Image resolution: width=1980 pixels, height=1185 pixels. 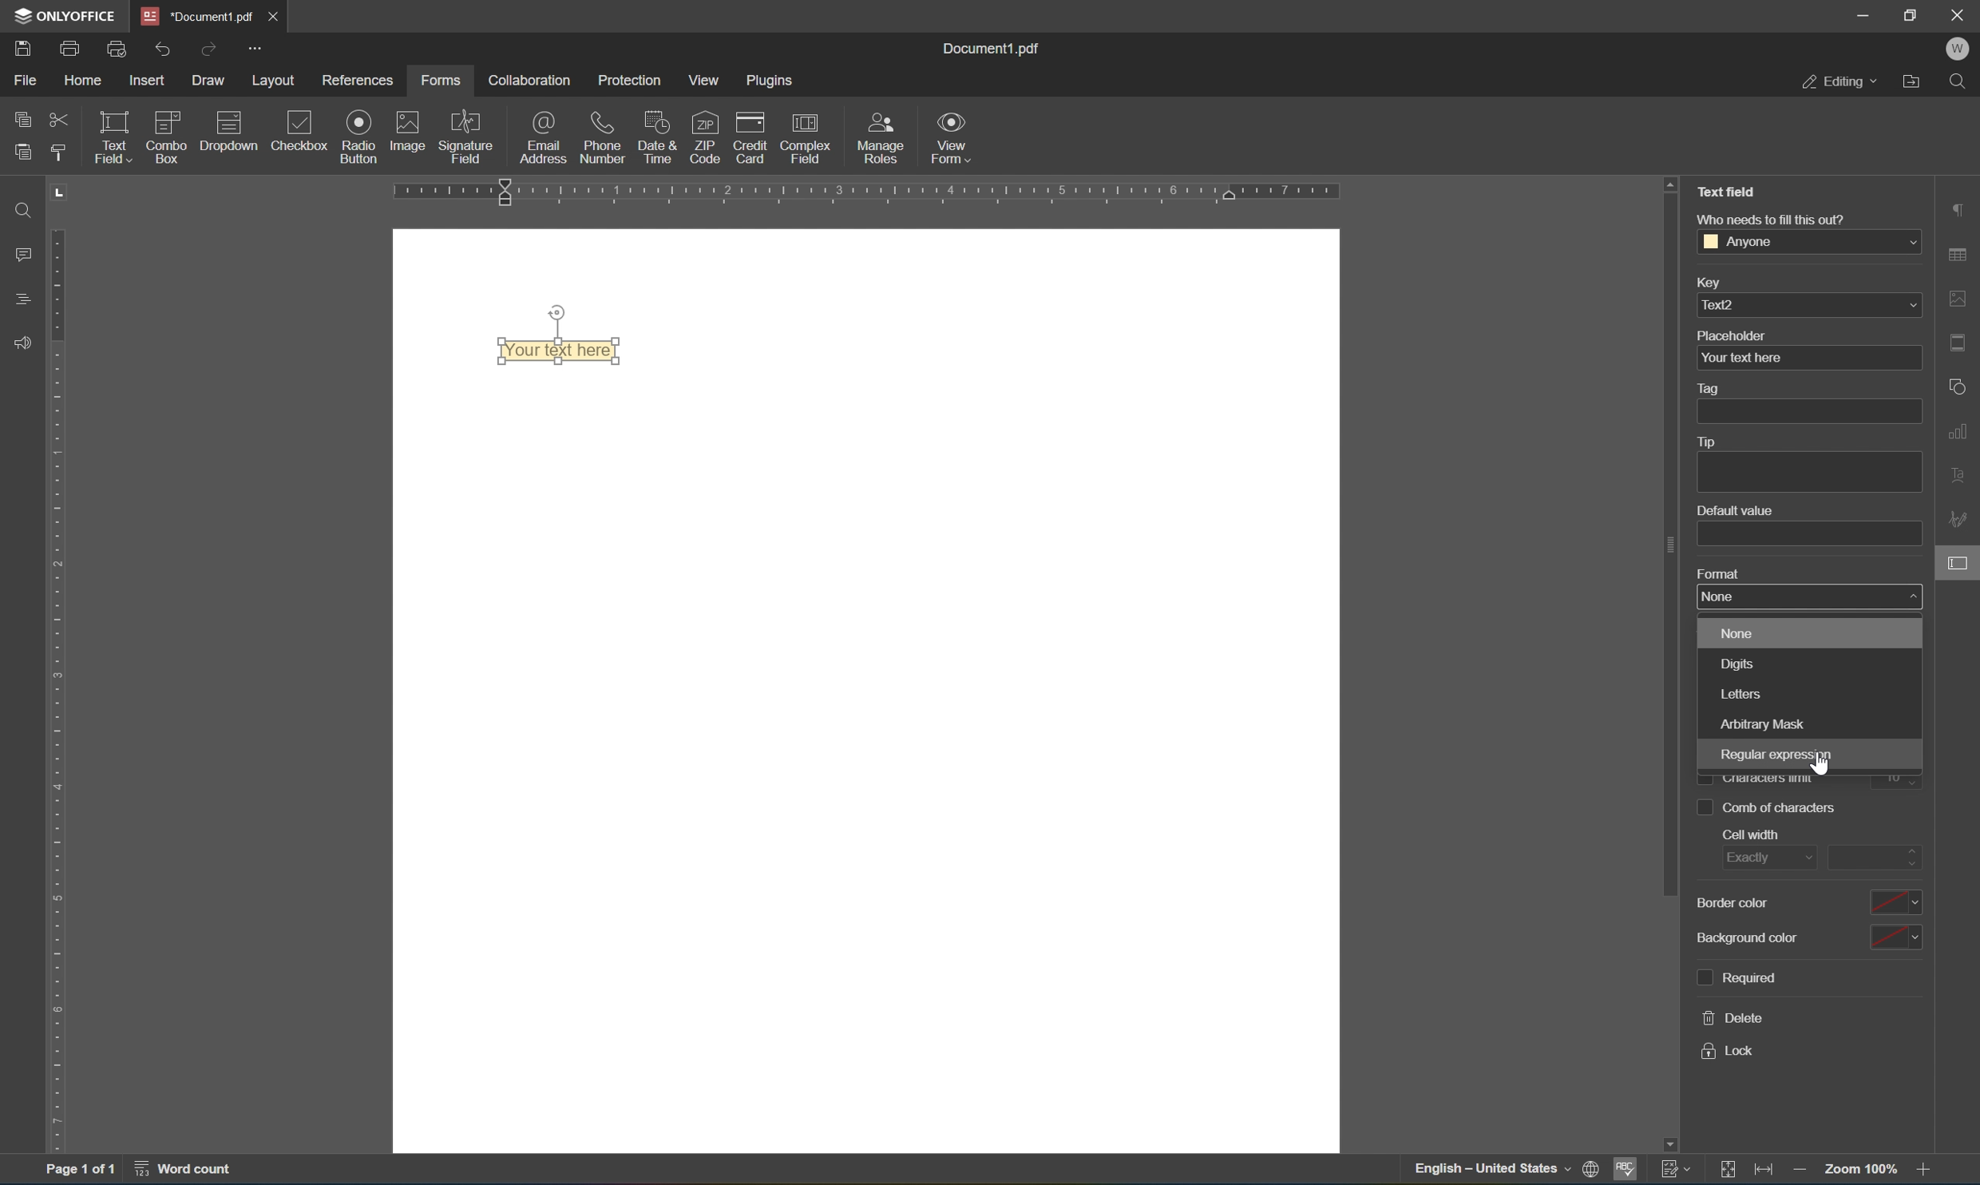 I want to click on image settings, so click(x=1957, y=295).